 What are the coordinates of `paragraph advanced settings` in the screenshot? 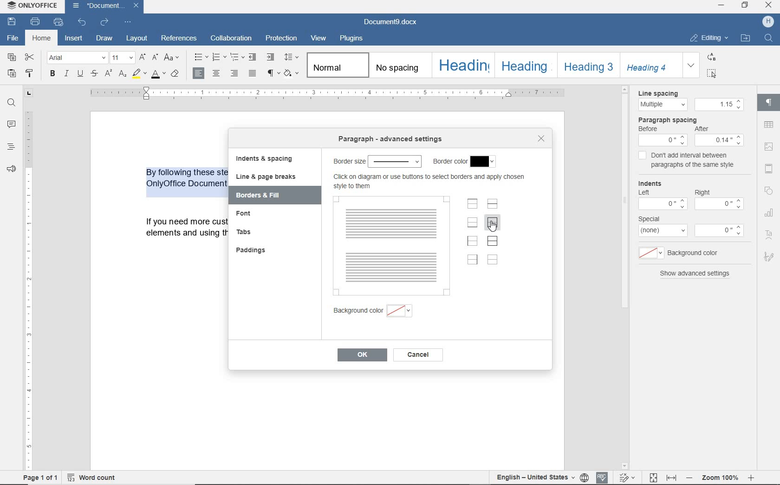 It's located at (391, 139).